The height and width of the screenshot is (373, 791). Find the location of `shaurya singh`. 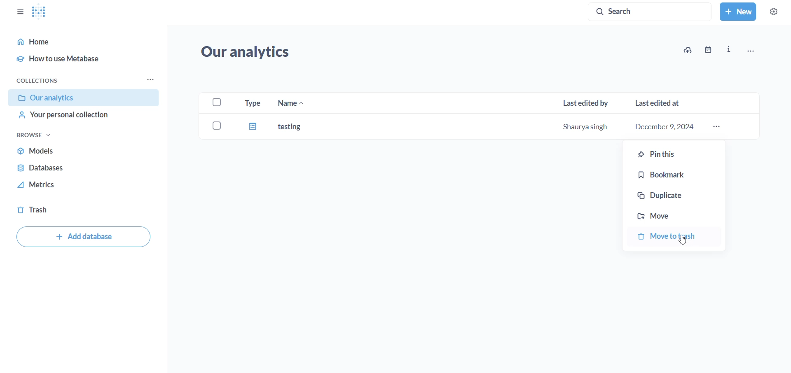

shaurya singh is located at coordinates (582, 128).